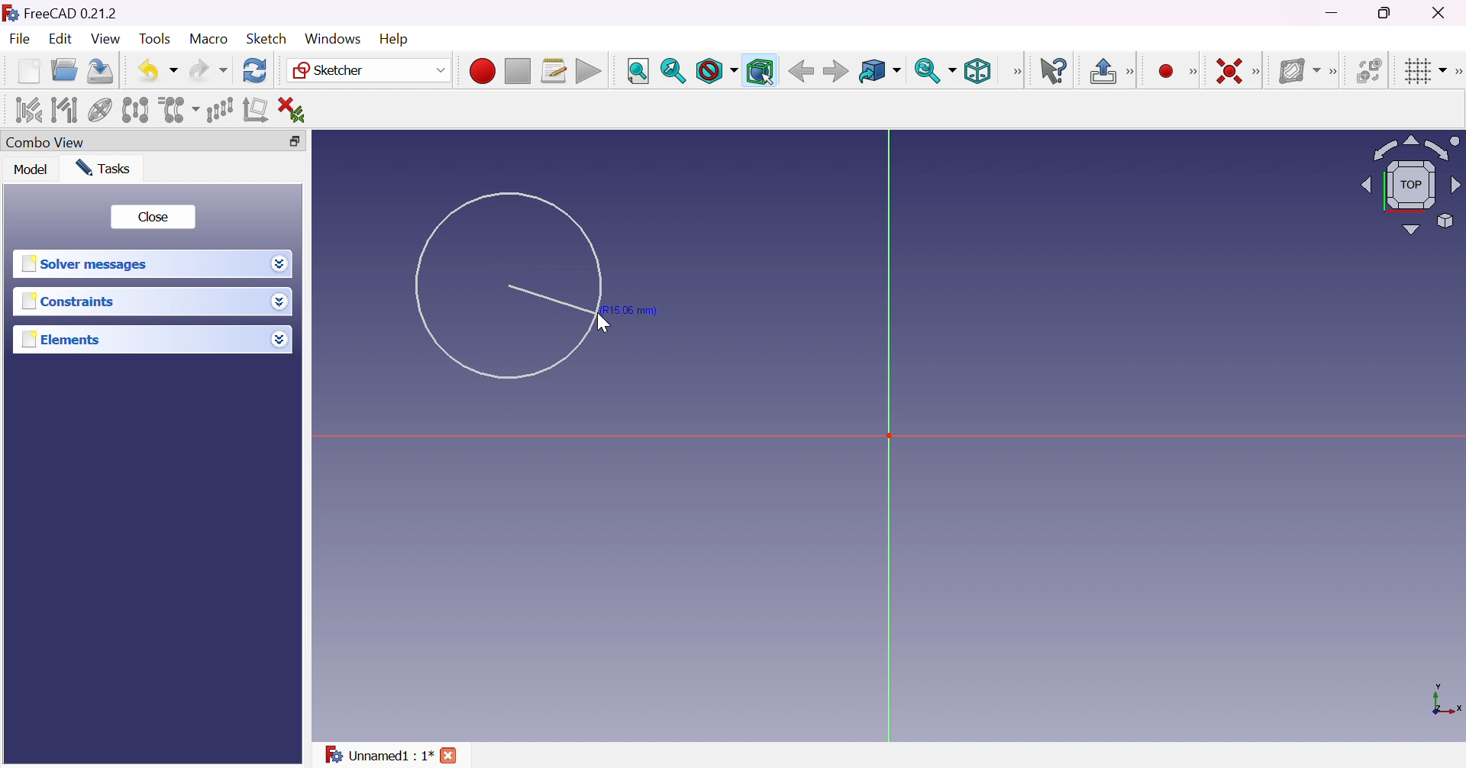 The width and height of the screenshot is (1466, 768). What do you see at coordinates (208, 70) in the screenshot?
I see `Redo` at bounding box center [208, 70].